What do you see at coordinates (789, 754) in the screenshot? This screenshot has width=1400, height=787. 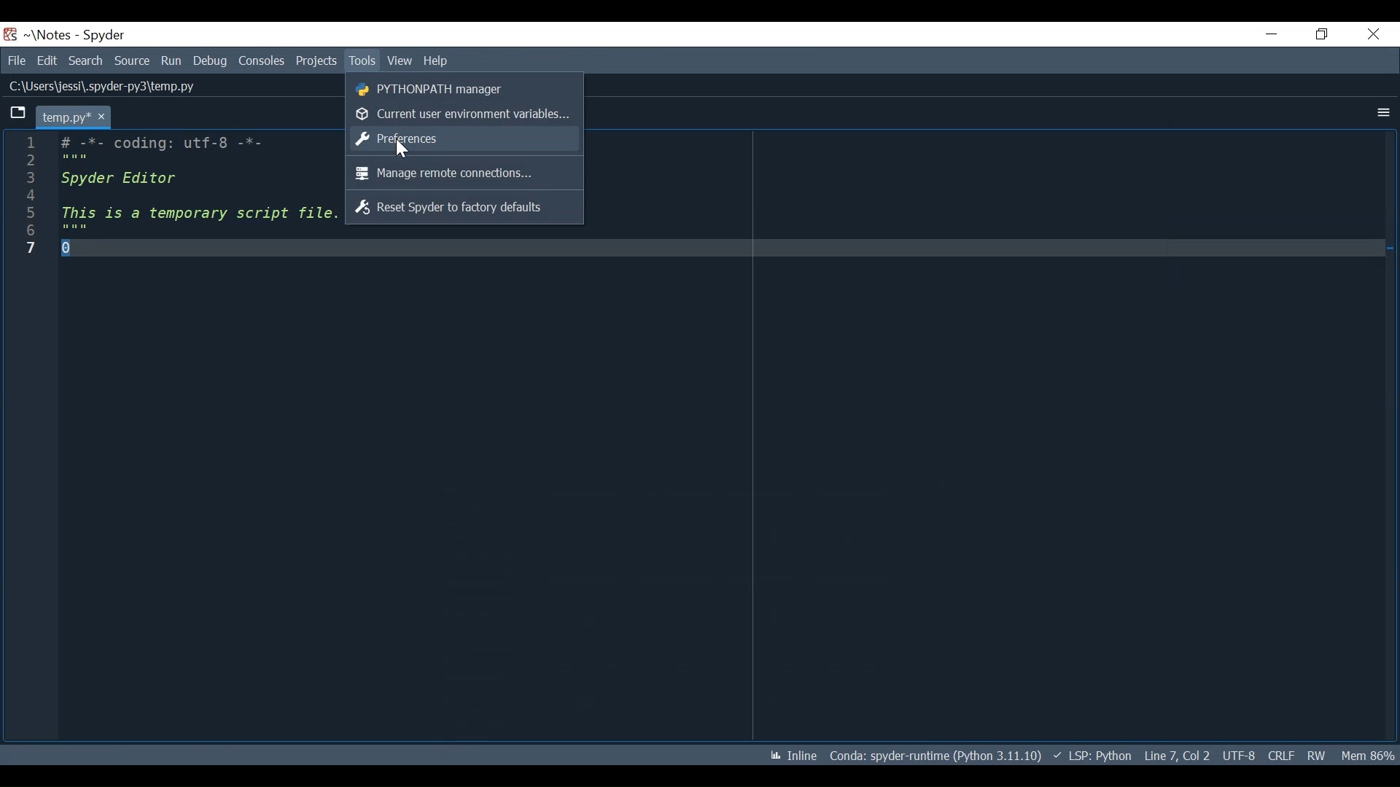 I see `Toggle Inline and Interactive Matplotlib plotting` at bounding box center [789, 754].